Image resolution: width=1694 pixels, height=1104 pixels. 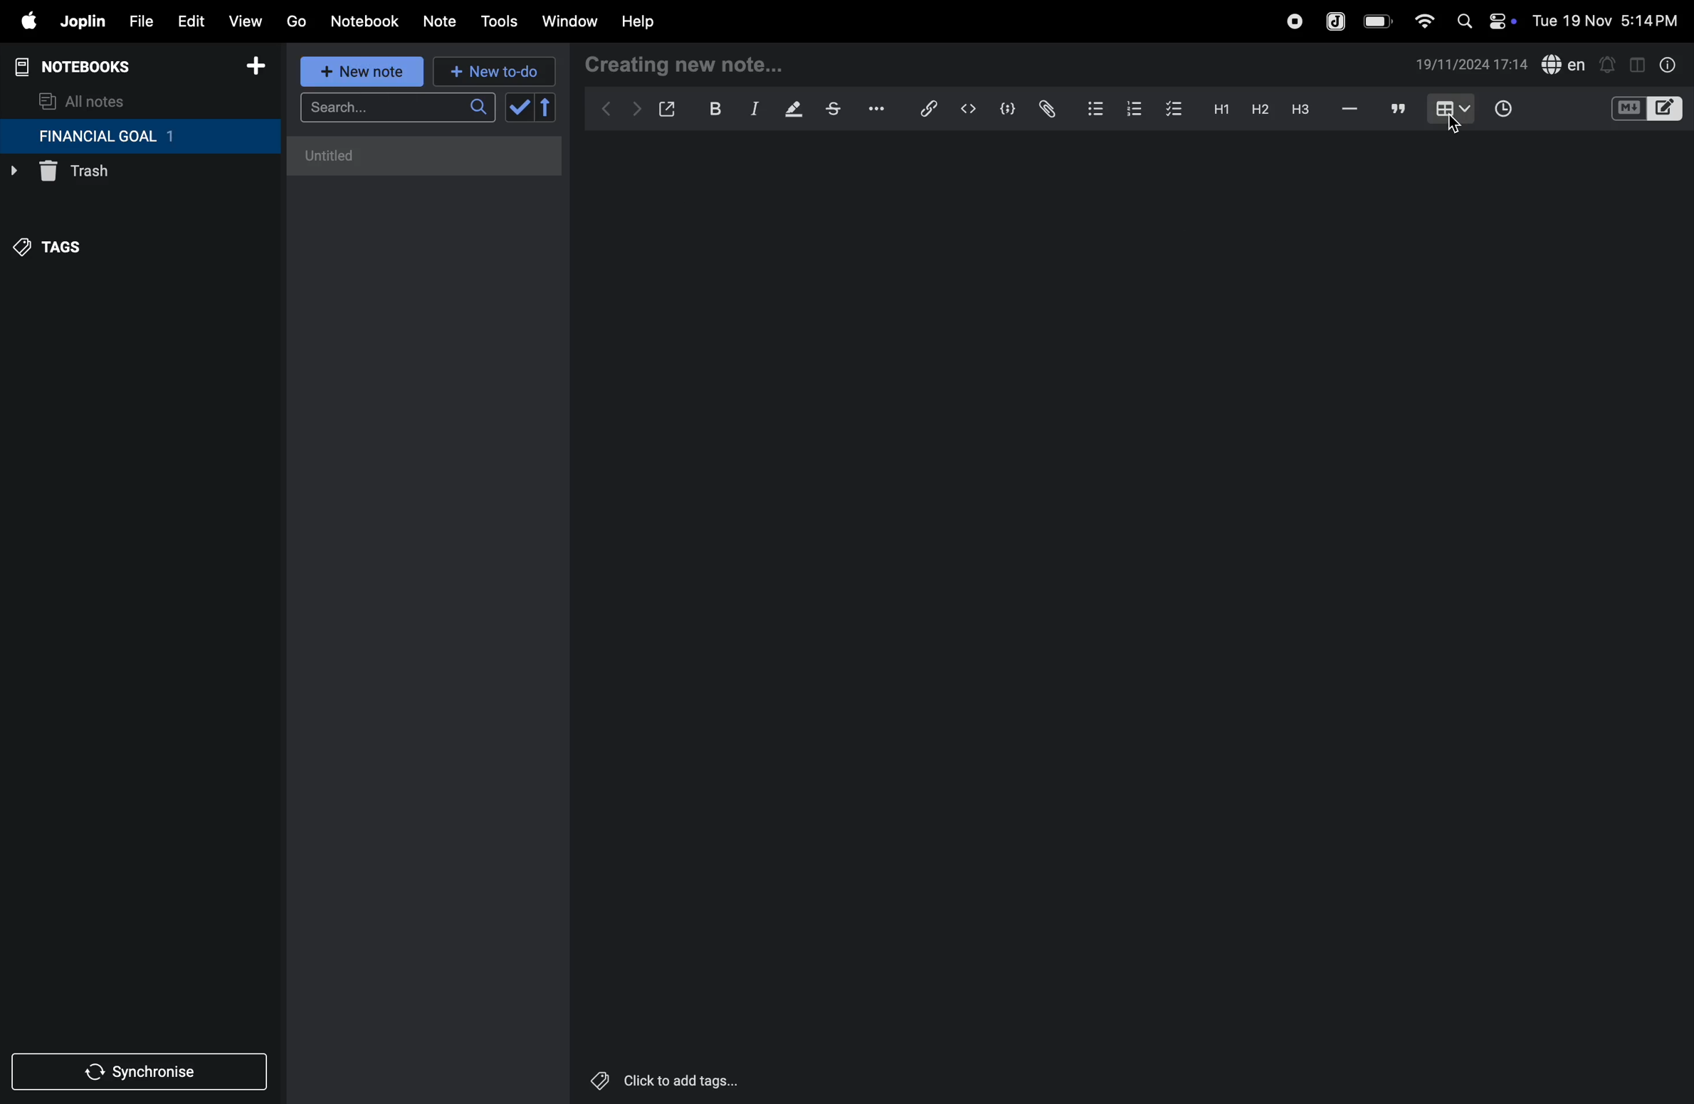 What do you see at coordinates (1645, 109) in the screenshot?
I see `switch editor` at bounding box center [1645, 109].